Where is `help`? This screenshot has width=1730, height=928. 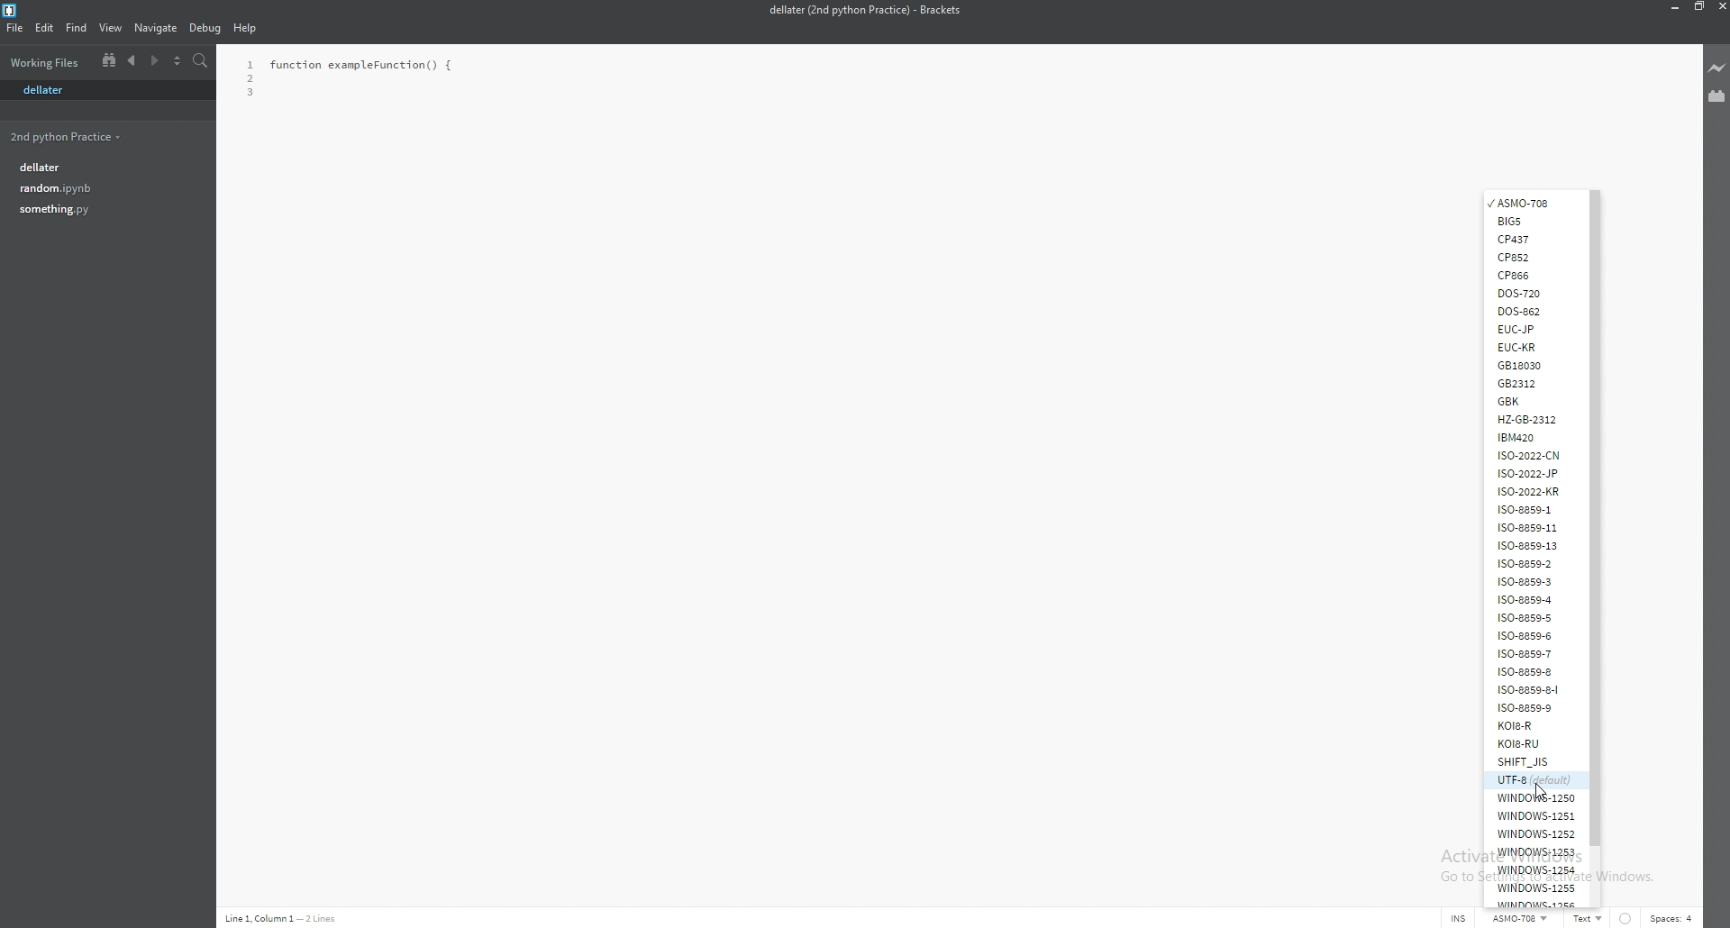 help is located at coordinates (246, 28).